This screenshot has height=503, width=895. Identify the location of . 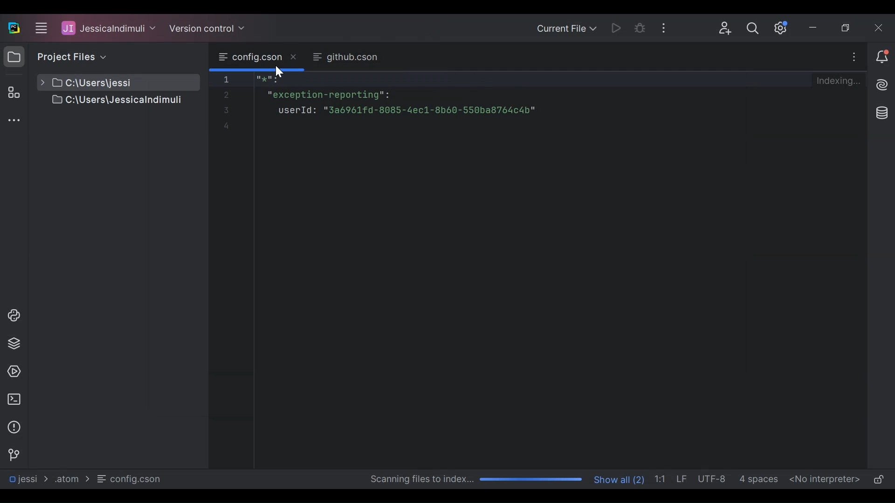
(13, 122).